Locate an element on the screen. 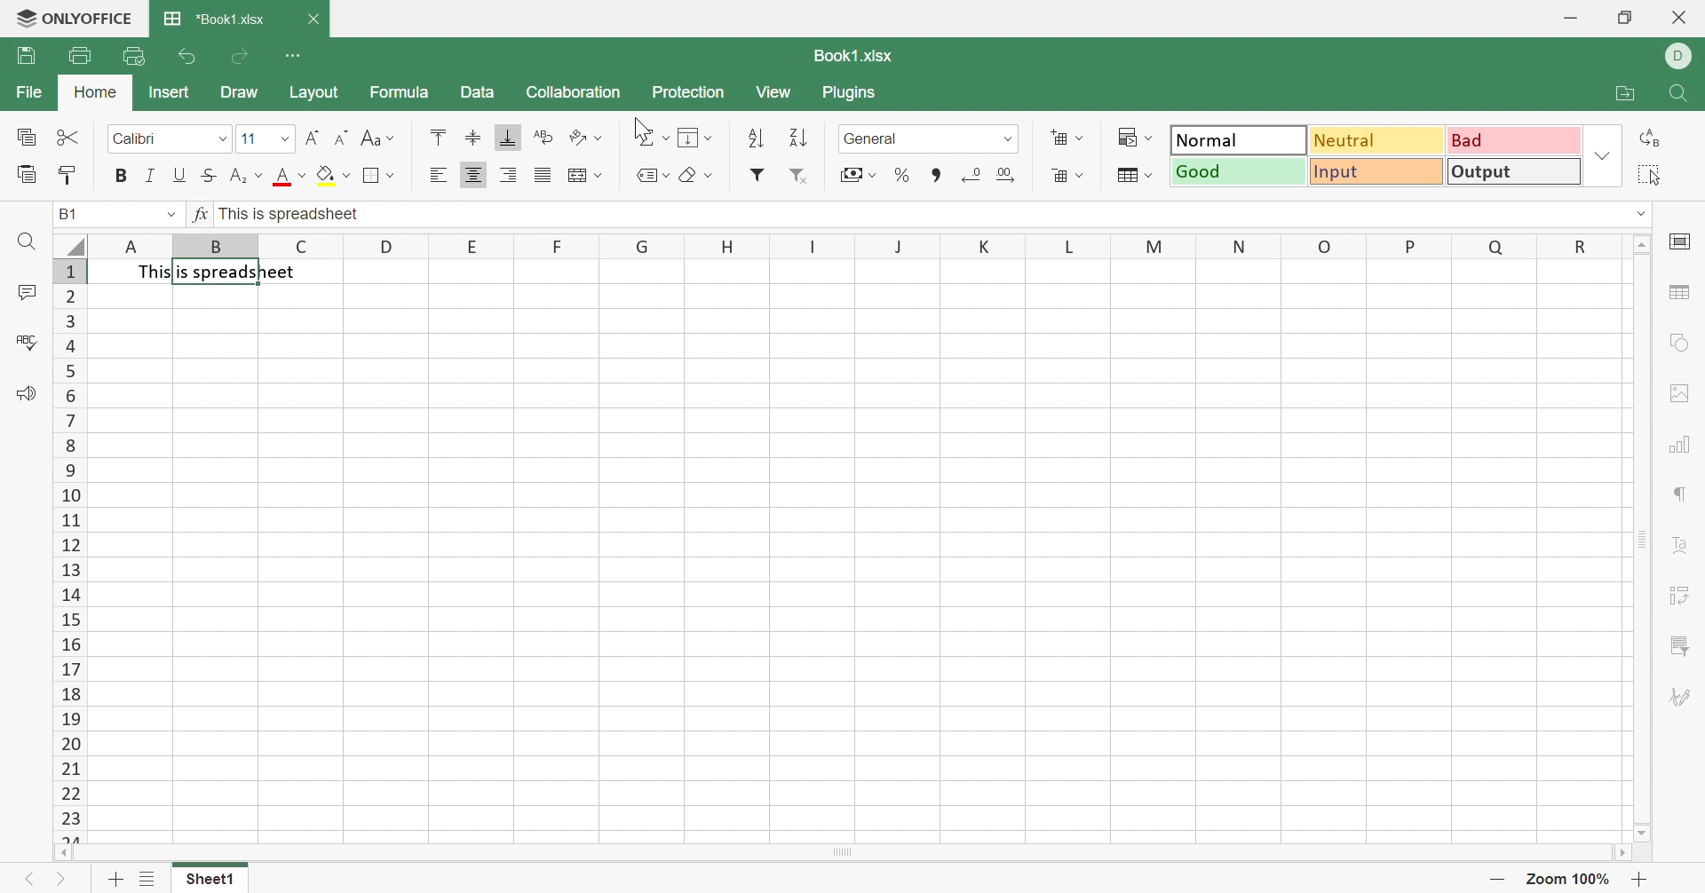 Image resolution: width=1705 pixels, height=893 pixels. Conditional formatting is located at coordinates (1124, 133).